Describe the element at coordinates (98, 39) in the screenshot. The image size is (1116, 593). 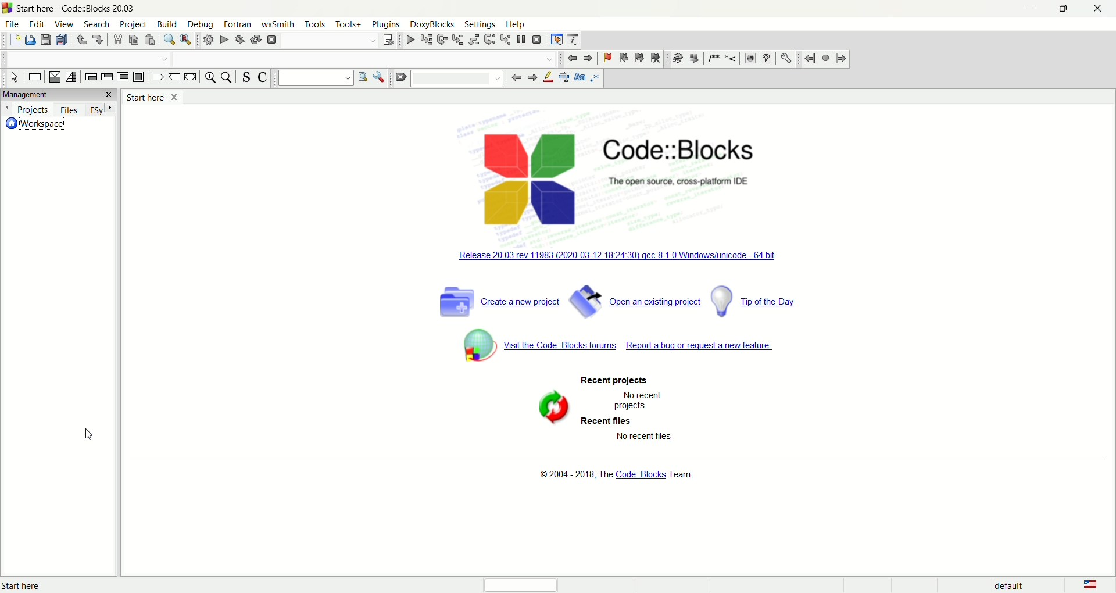
I see `redo` at that location.